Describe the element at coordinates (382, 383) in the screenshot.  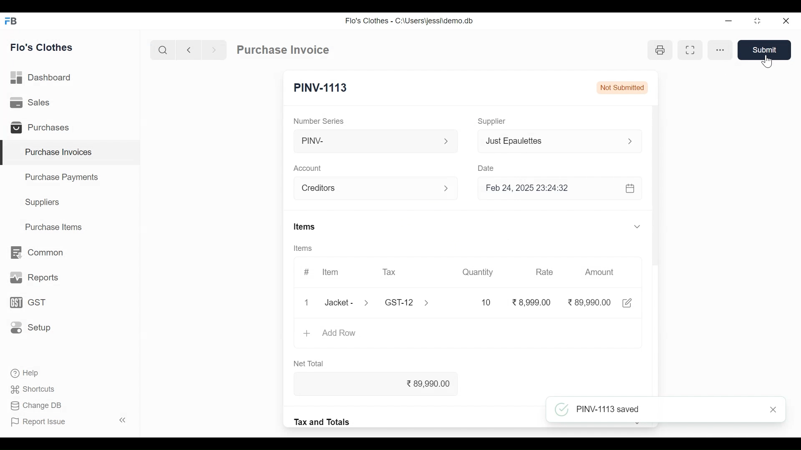
I see `89,990.00` at that location.